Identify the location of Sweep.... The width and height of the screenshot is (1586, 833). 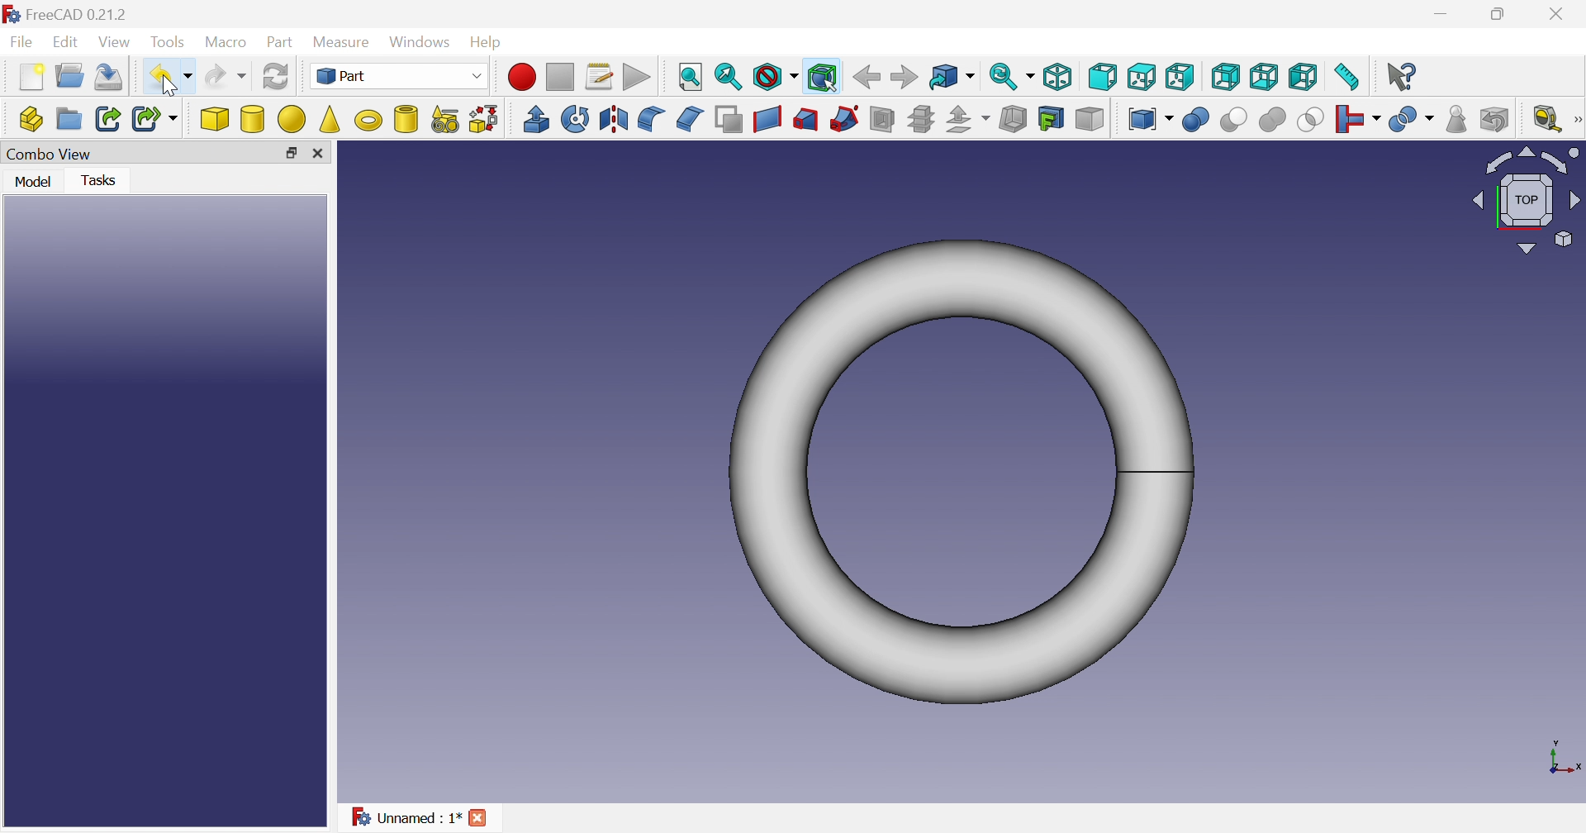
(843, 120).